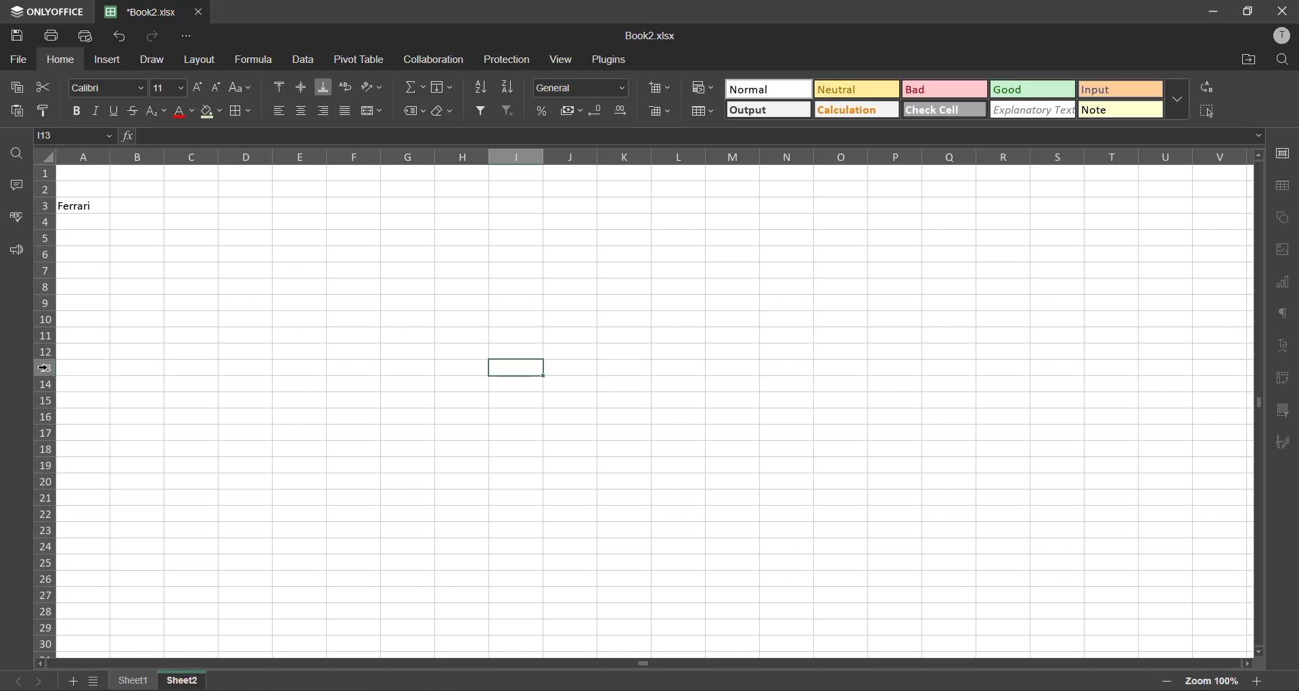 This screenshot has height=691, width=1299. Describe the element at coordinates (511, 88) in the screenshot. I see `sort descending` at that location.